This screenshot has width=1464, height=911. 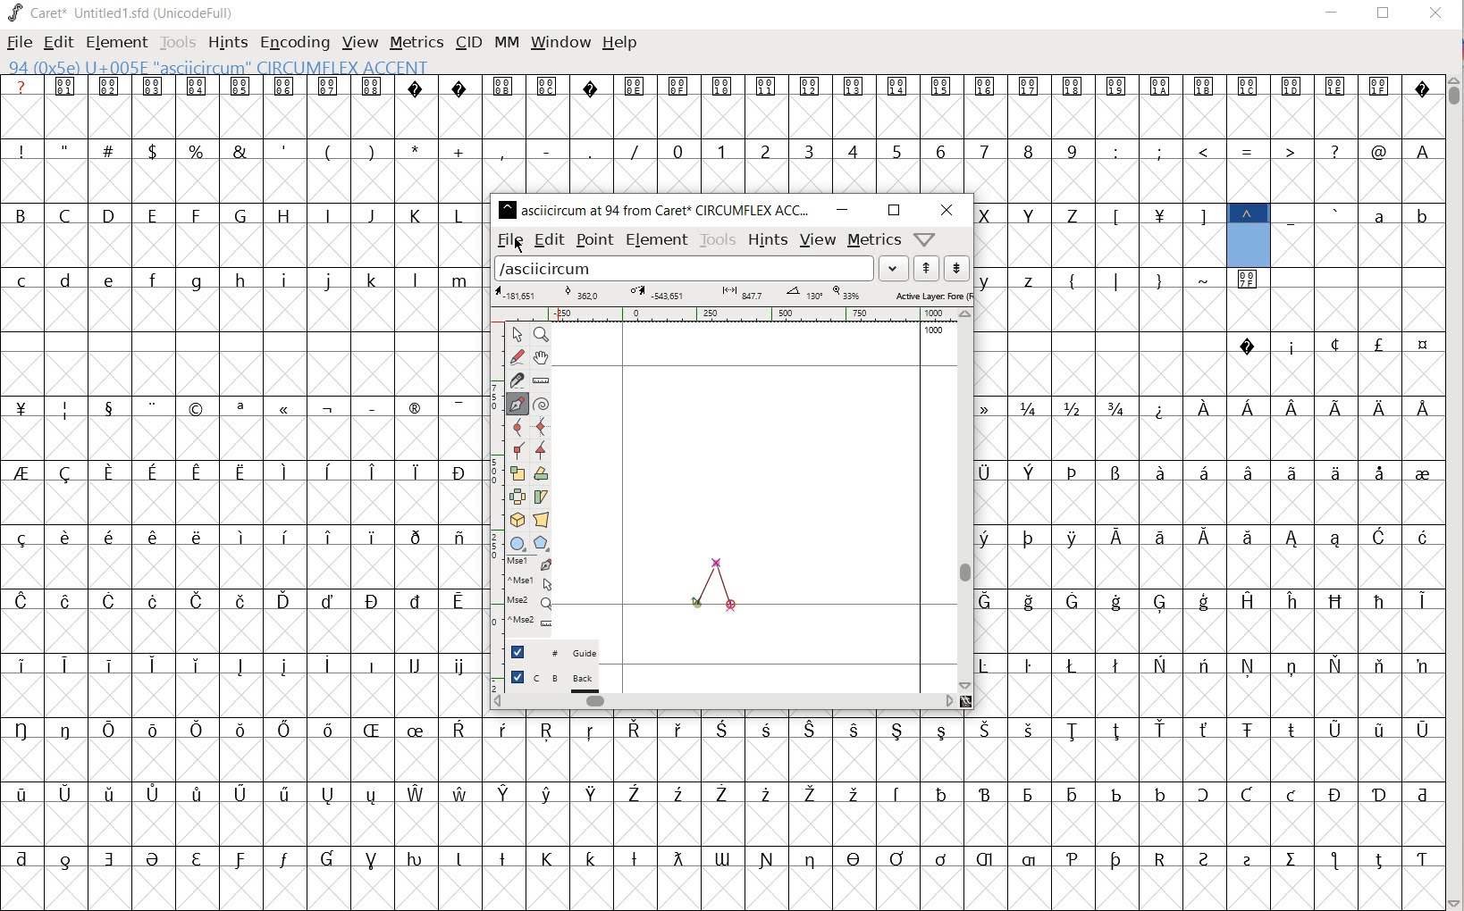 I want to click on show the previous word on the list, so click(x=955, y=267).